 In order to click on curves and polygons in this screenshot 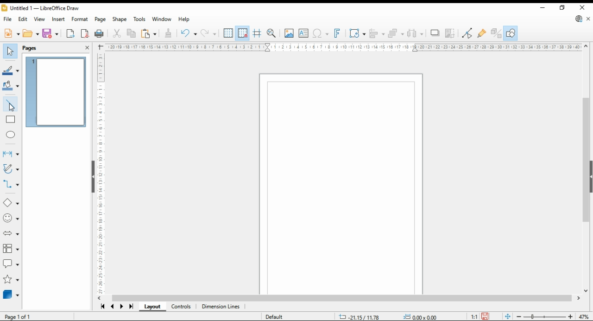, I will do `click(10, 169)`.